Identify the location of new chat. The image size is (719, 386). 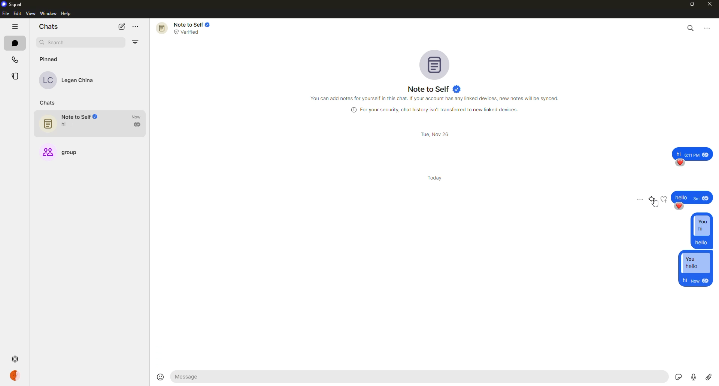
(122, 26).